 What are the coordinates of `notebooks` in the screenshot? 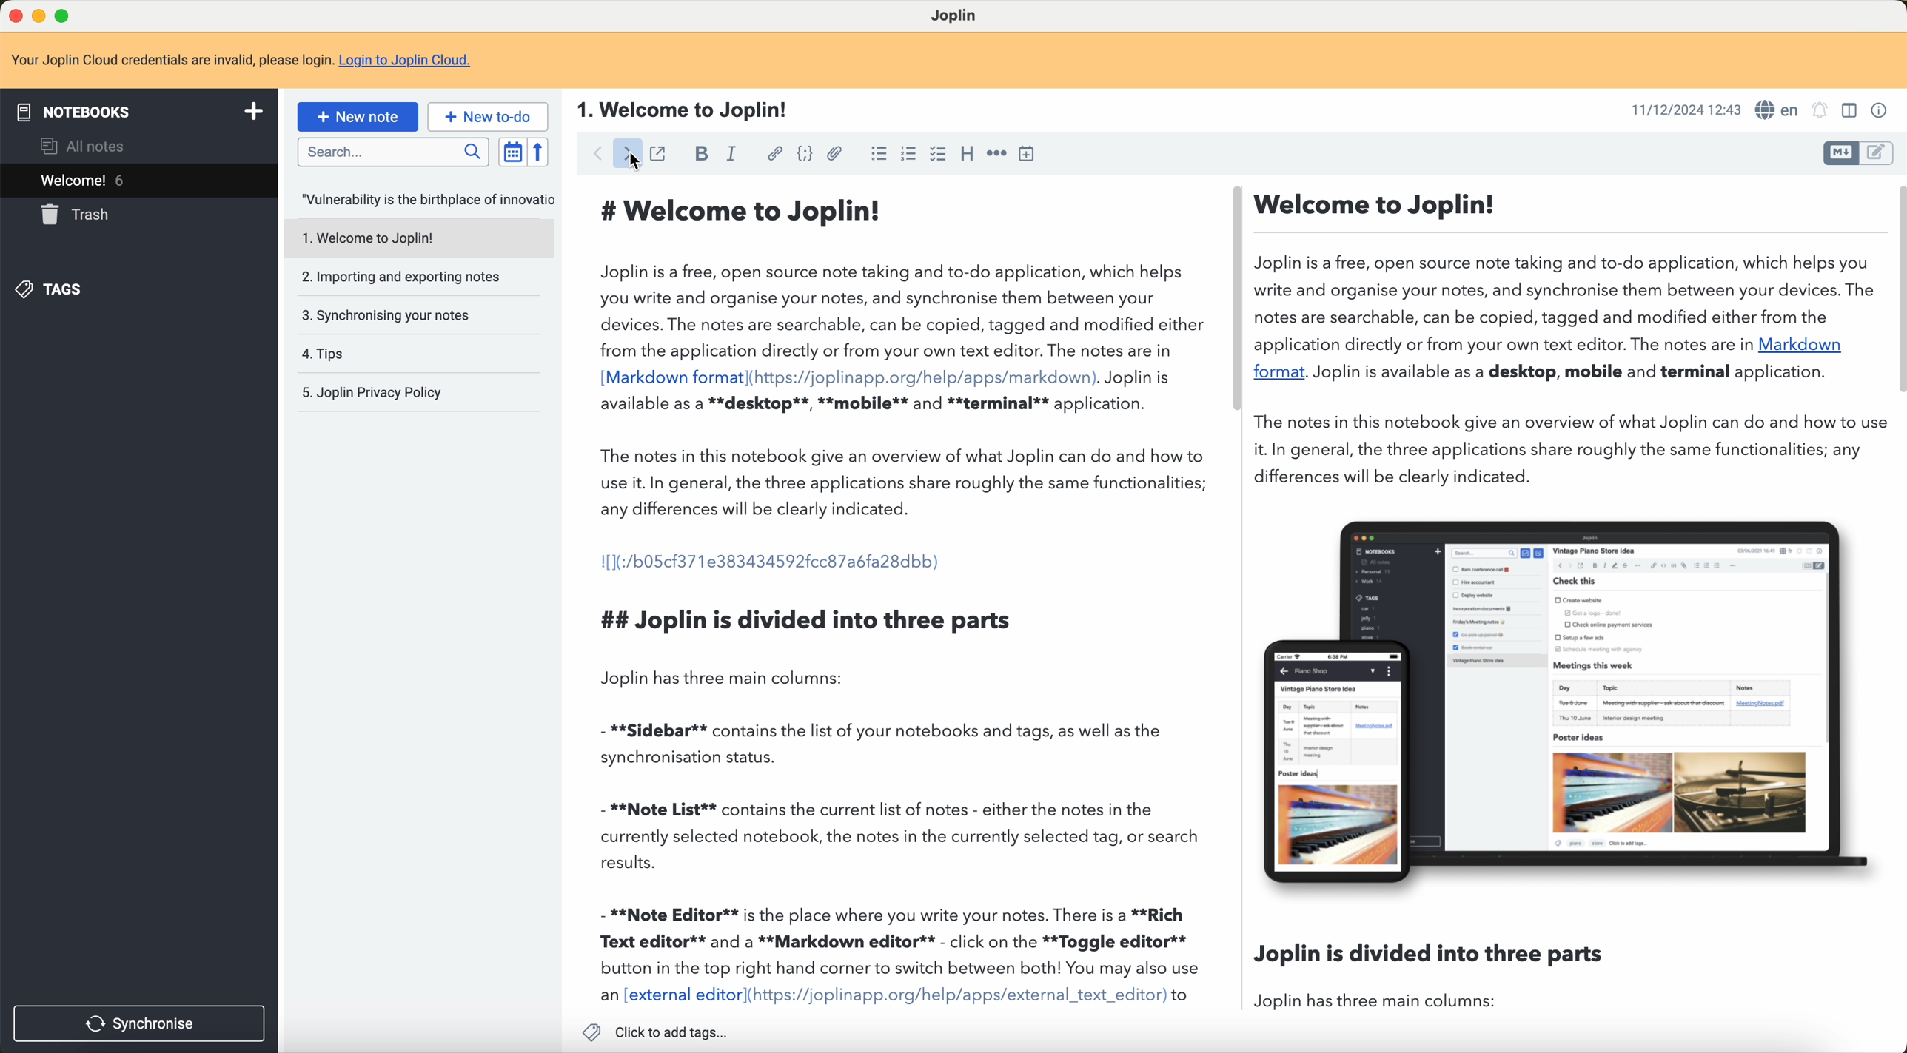 It's located at (137, 113).